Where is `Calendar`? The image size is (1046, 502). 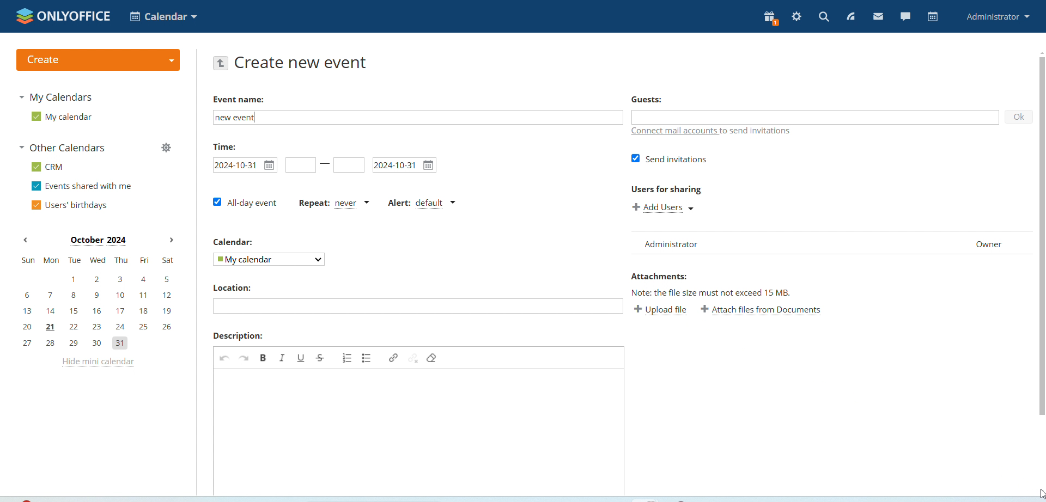
Calendar is located at coordinates (231, 242).